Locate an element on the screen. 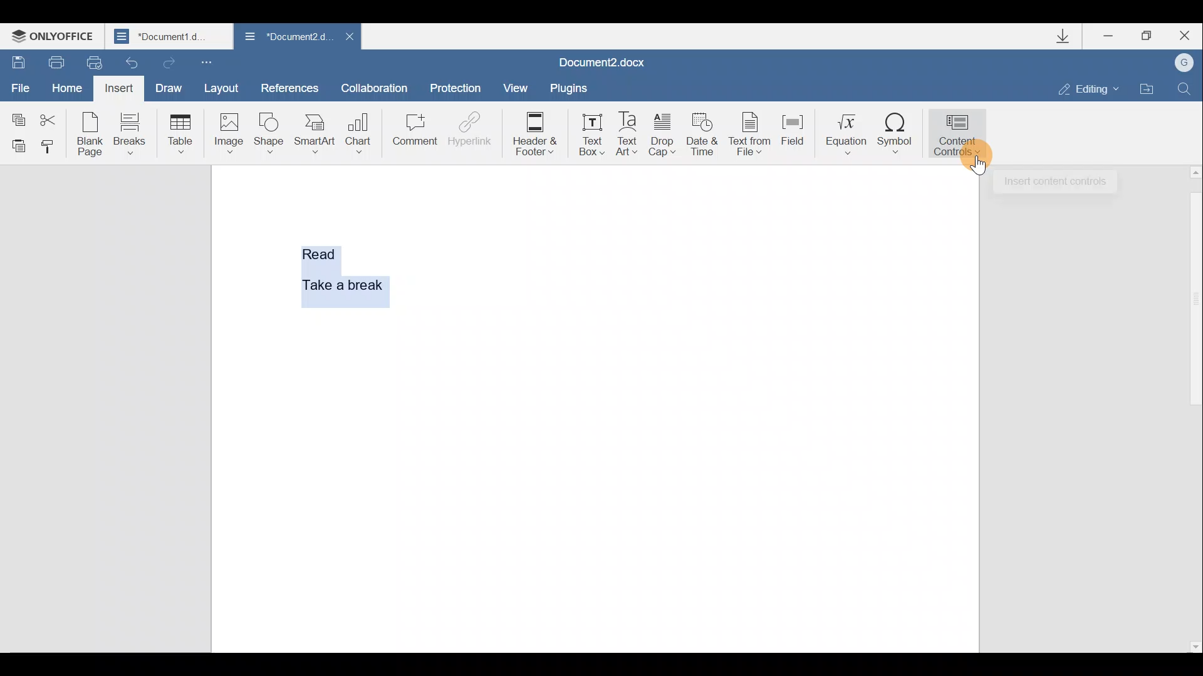 The width and height of the screenshot is (1203, 676). Comment is located at coordinates (414, 131).